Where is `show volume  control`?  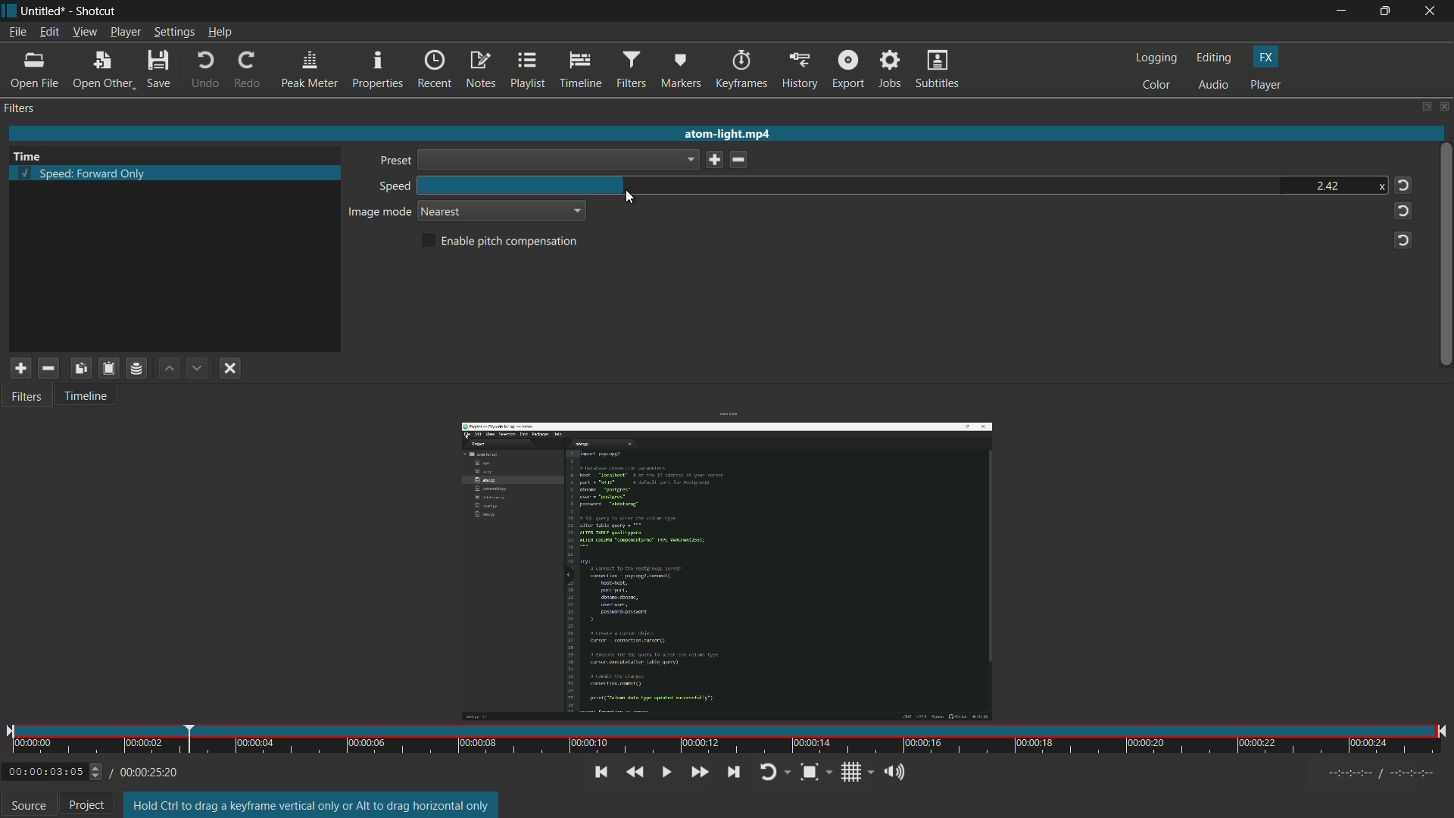
show volume  control is located at coordinates (894, 773).